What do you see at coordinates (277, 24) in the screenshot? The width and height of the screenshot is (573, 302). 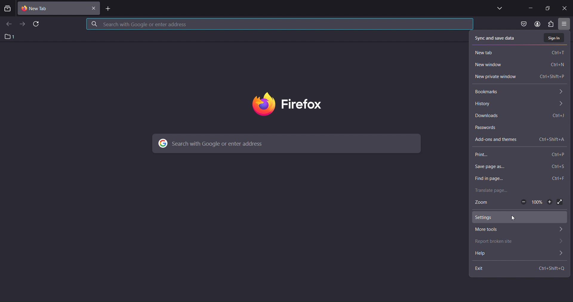 I see `search with google or enter address` at bounding box center [277, 24].